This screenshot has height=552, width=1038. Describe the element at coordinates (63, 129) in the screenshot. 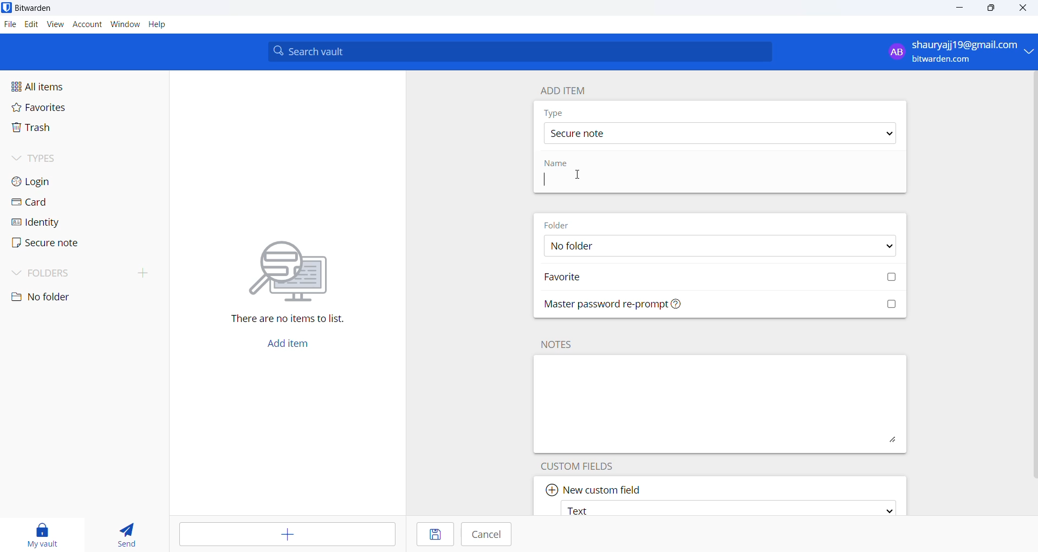

I see `trash` at that location.